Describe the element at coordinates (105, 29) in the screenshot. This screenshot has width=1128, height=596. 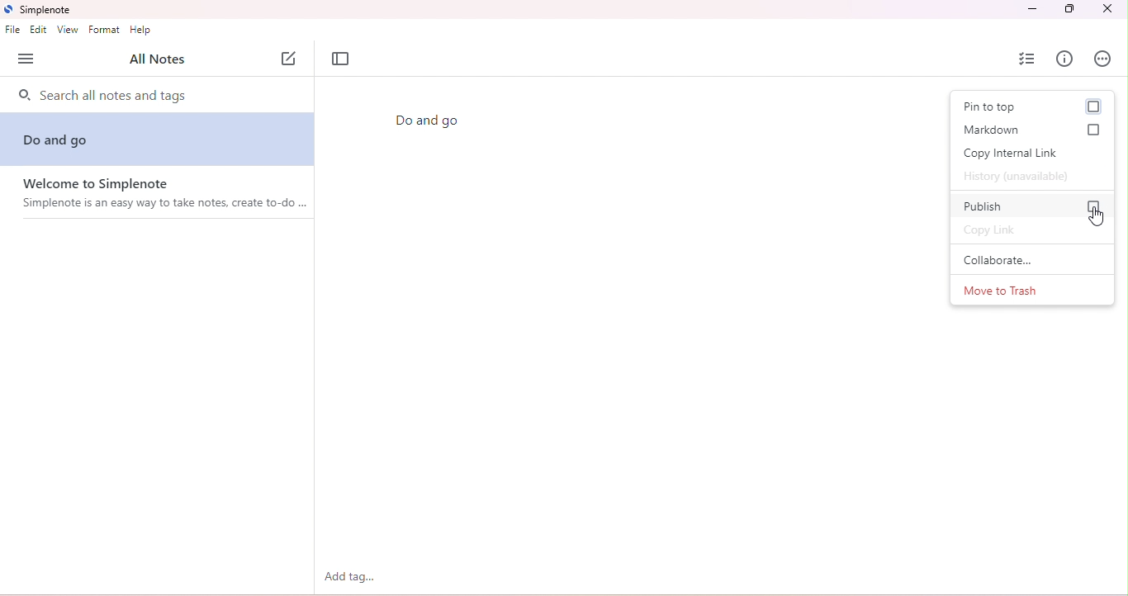
I see `format` at that location.